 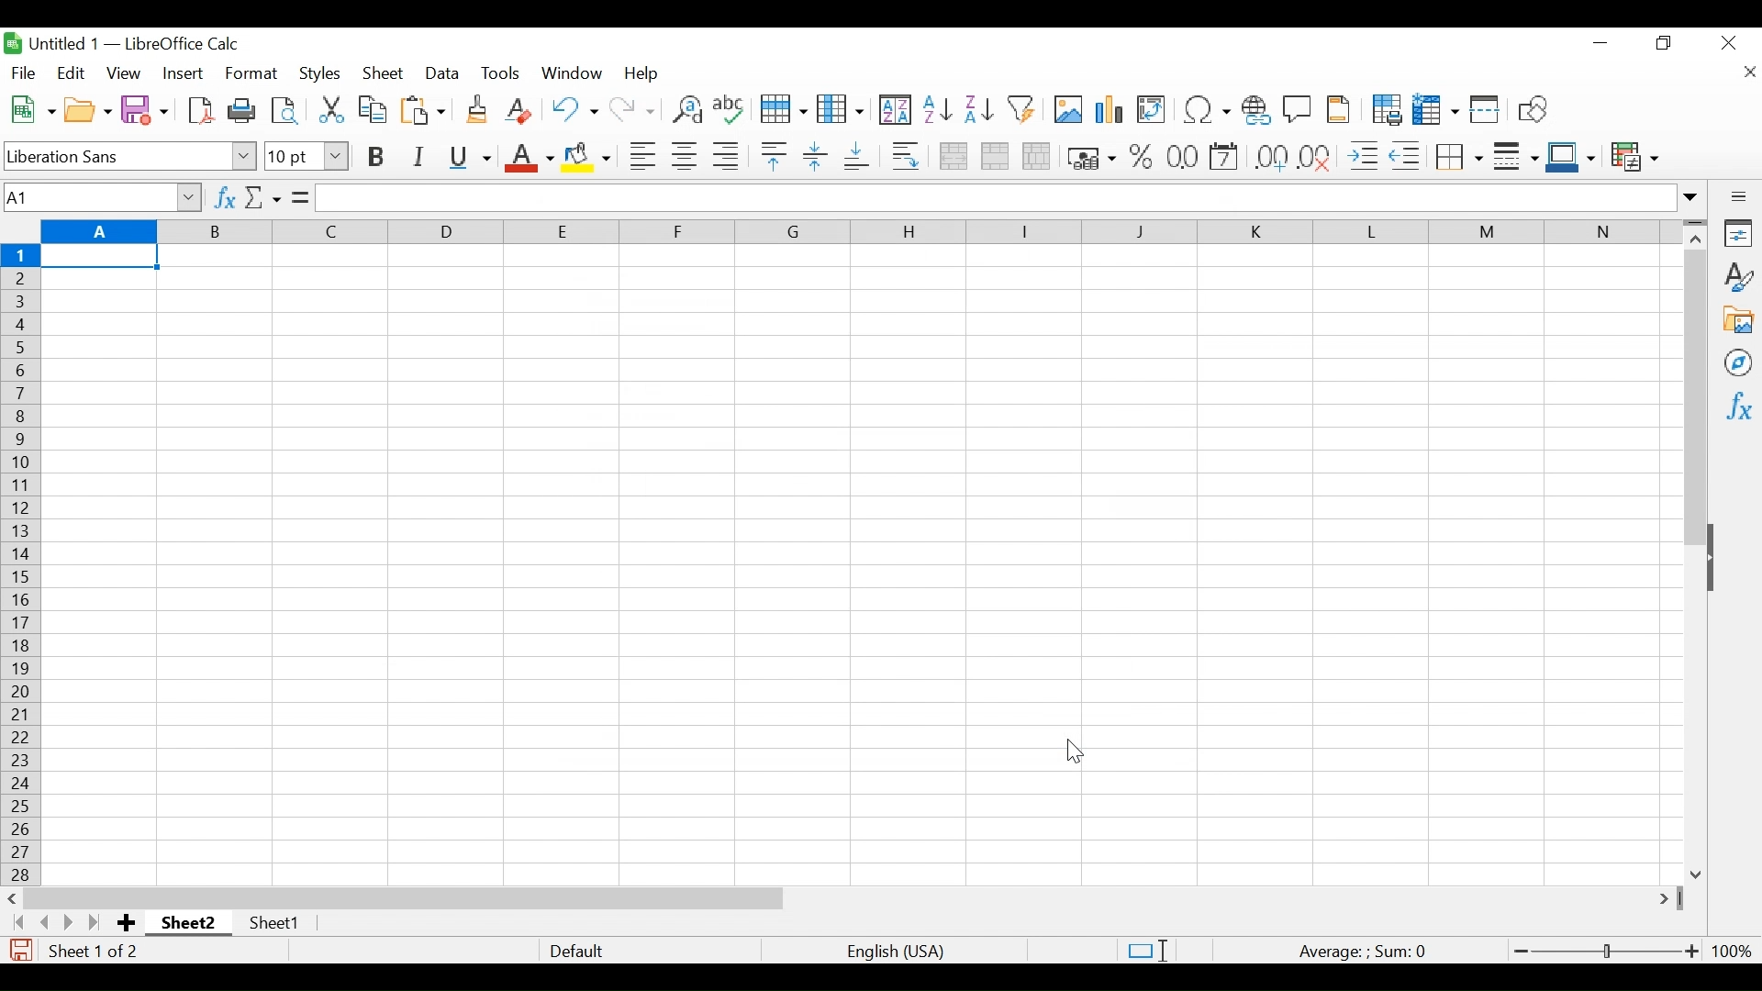 What do you see at coordinates (951, 156) in the screenshot?
I see `Merge and Center` at bounding box center [951, 156].